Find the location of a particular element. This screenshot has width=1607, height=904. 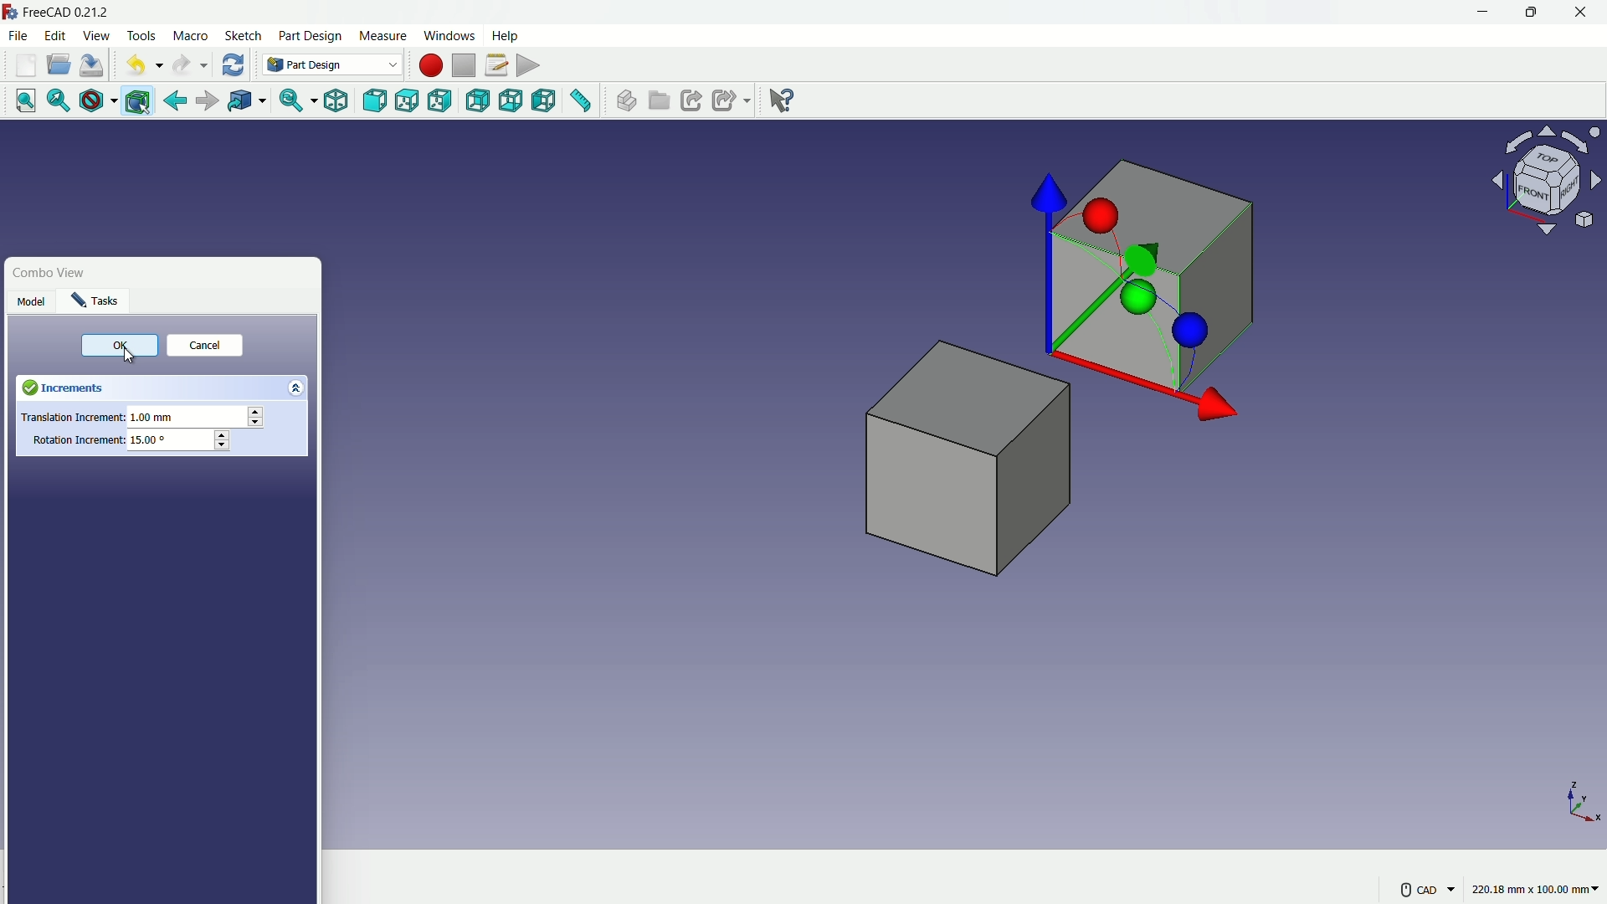

Part Design is located at coordinates (332, 64).